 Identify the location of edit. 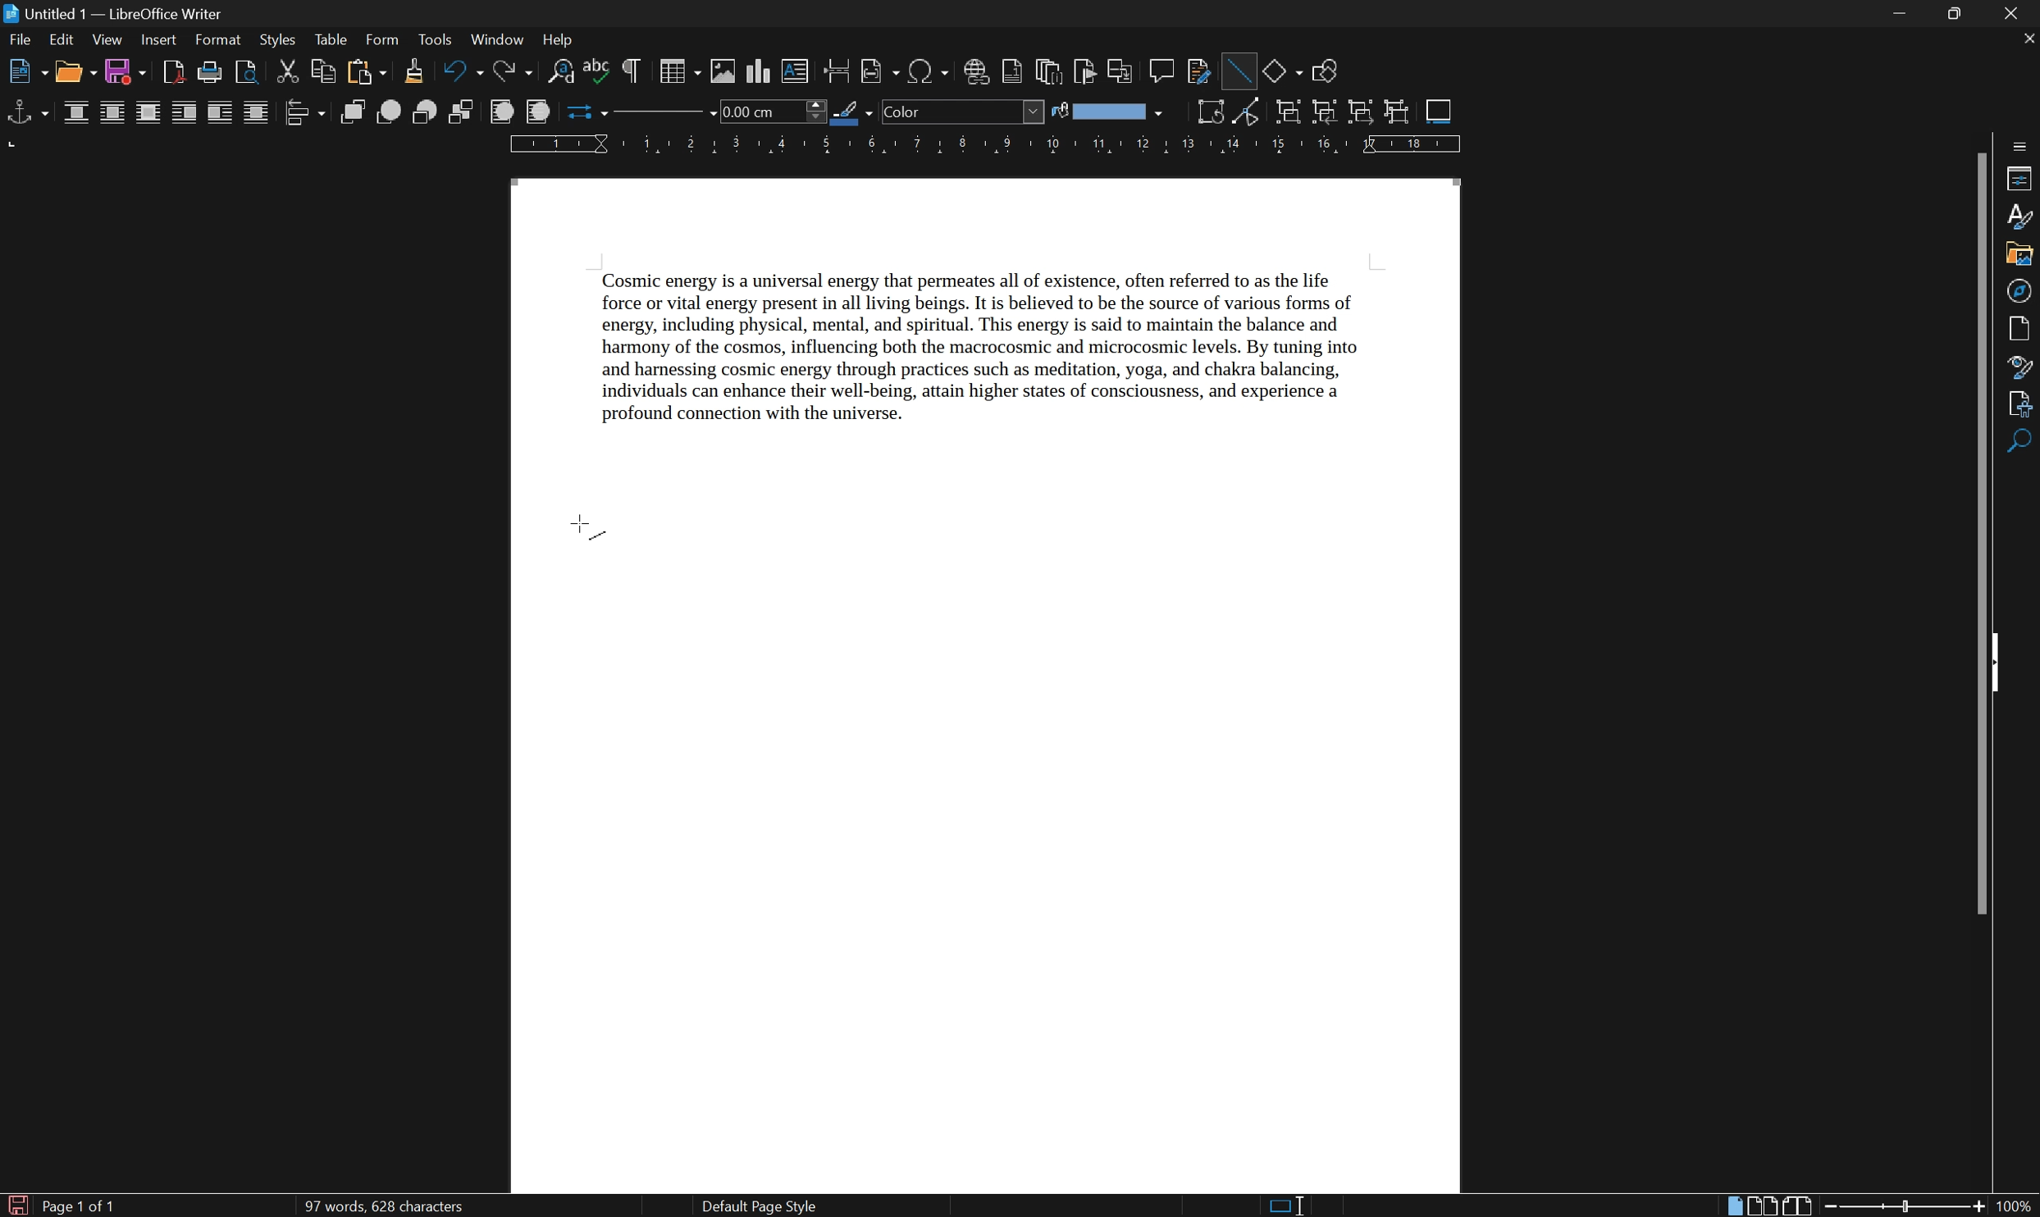
(62, 42).